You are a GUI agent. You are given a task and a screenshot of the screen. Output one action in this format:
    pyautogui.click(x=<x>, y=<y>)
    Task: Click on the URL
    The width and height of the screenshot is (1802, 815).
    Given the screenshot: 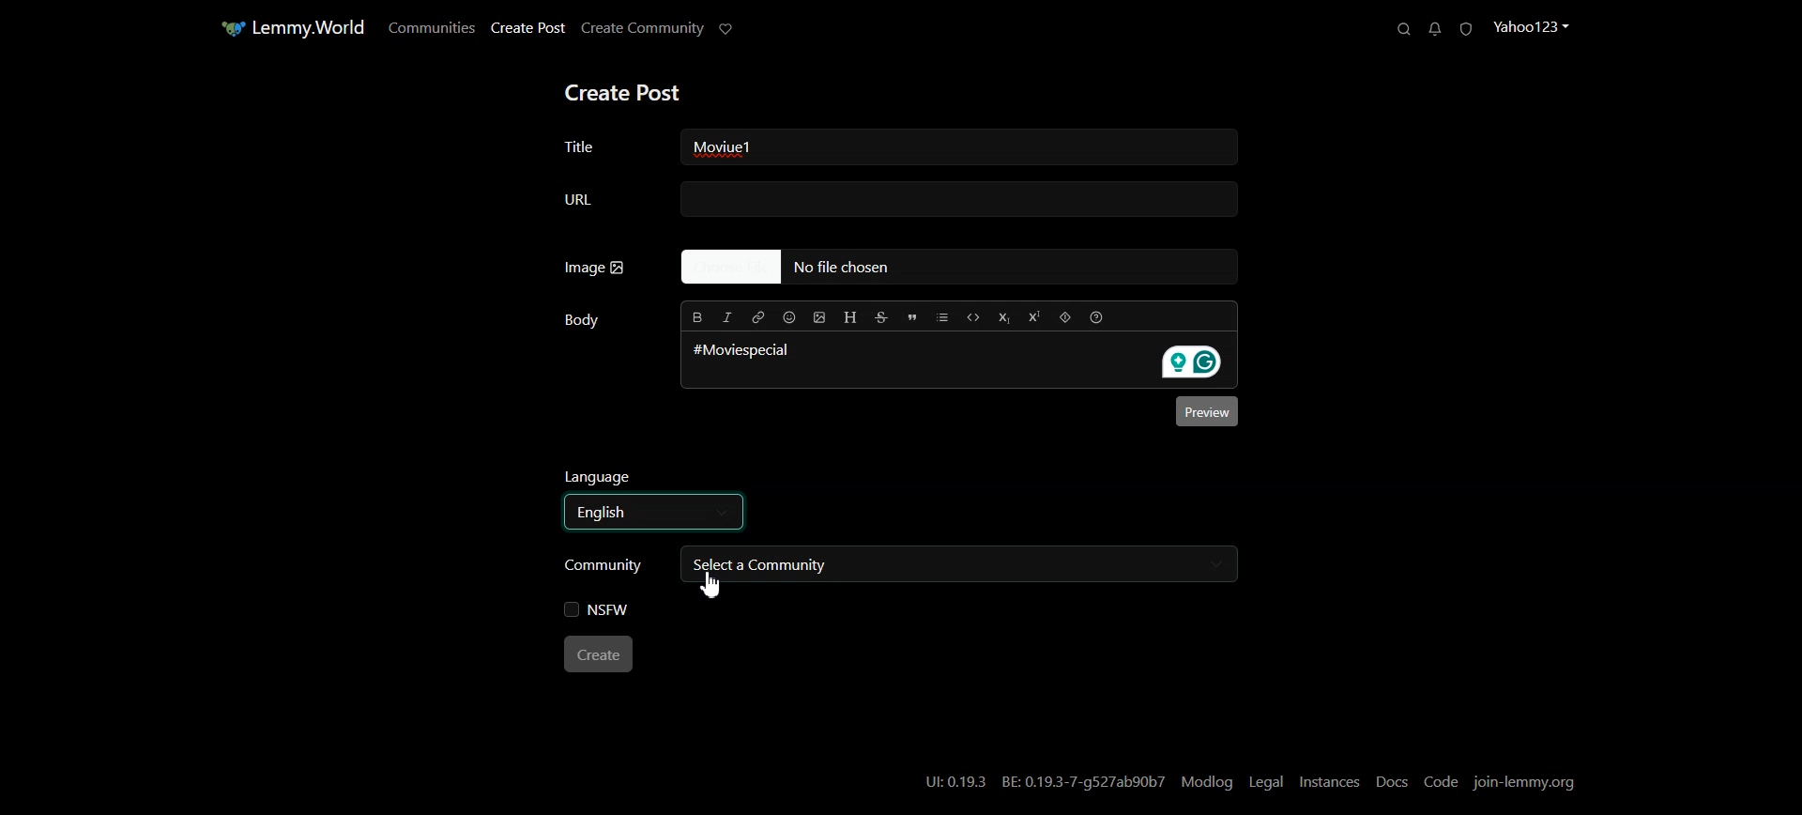 What is the action you would take?
    pyautogui.click(x=896, y=200)
    